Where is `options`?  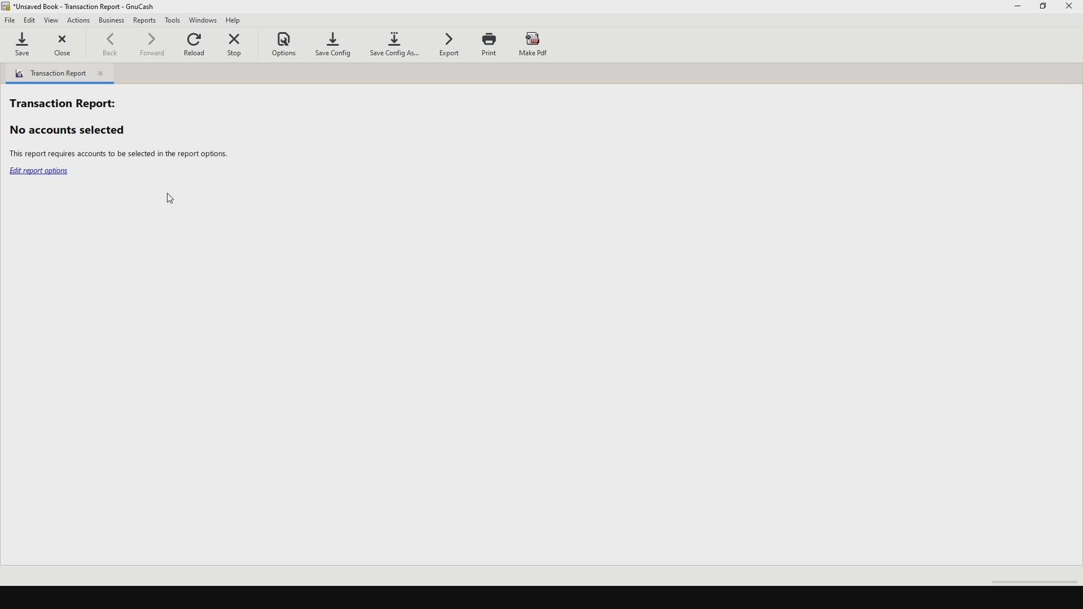 options is located at coordinates (288, 43).